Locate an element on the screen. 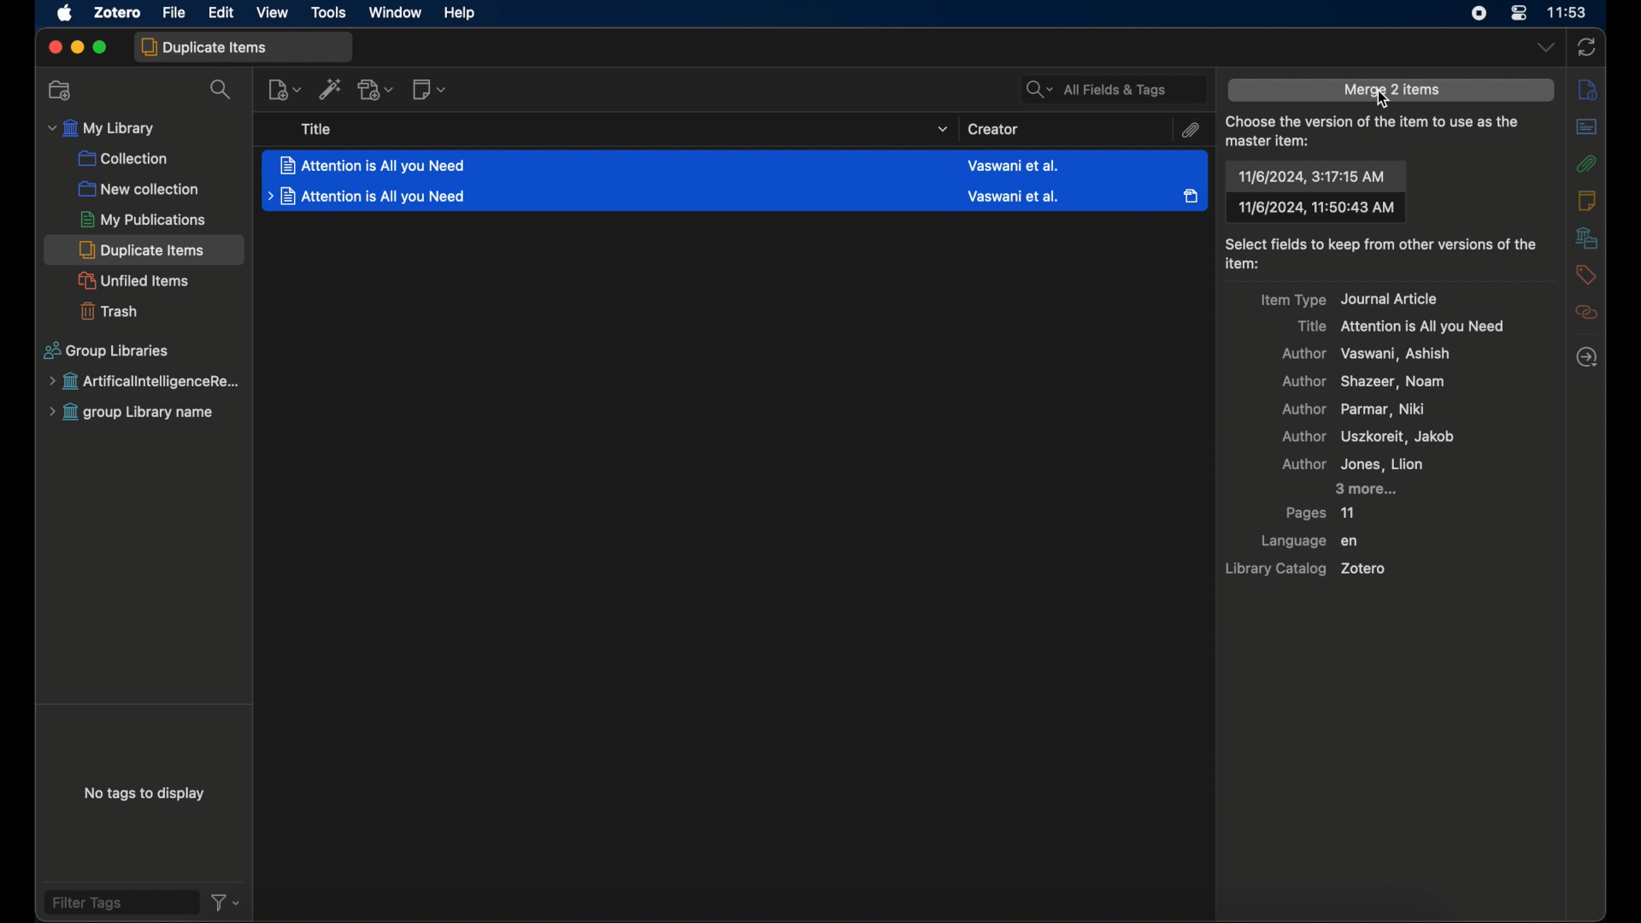 The width and height of the screenshot is (1641, 923). sync is located at coordinates (1586, 47).